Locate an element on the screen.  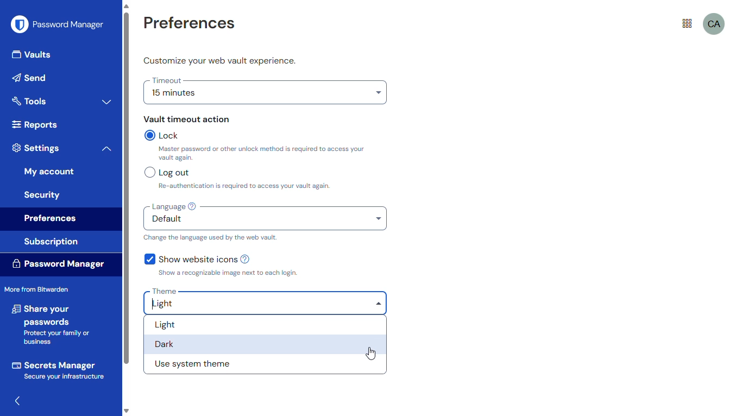
settings is located at coordinates (36, 148).